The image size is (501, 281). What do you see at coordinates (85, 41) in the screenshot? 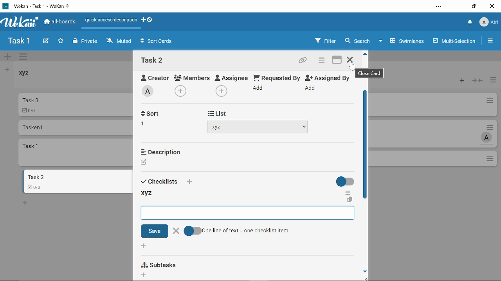
I see `Private` at bounding box center [85, 41].